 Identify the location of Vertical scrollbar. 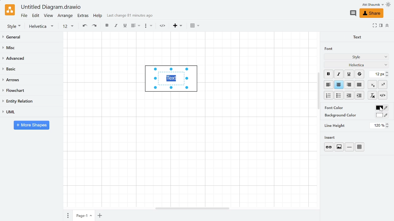
(319, 92).